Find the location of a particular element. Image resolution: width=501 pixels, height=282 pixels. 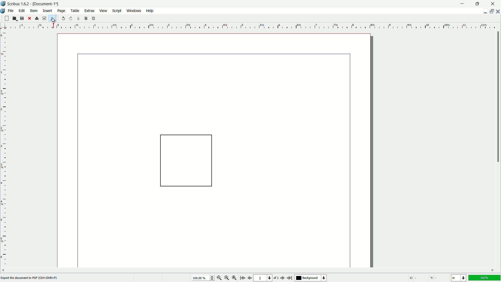

go to previous page is located at coordinates (249, 278).